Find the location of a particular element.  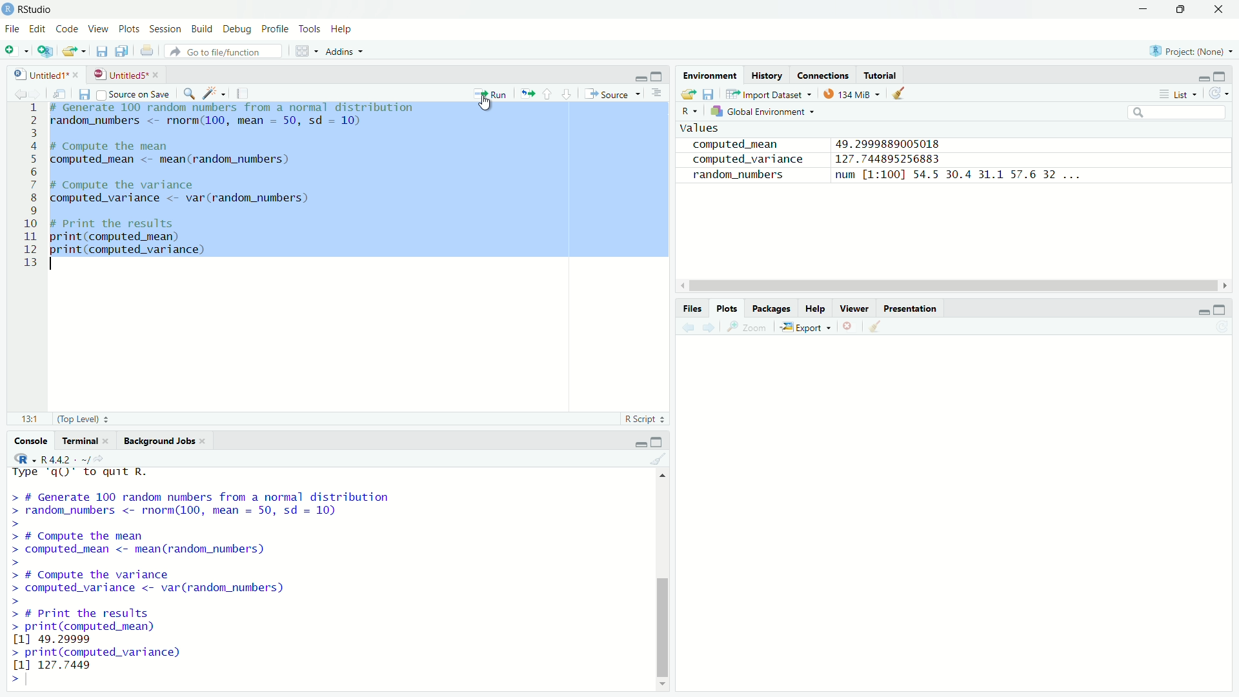

create a project is located at coordinates (48, 51).